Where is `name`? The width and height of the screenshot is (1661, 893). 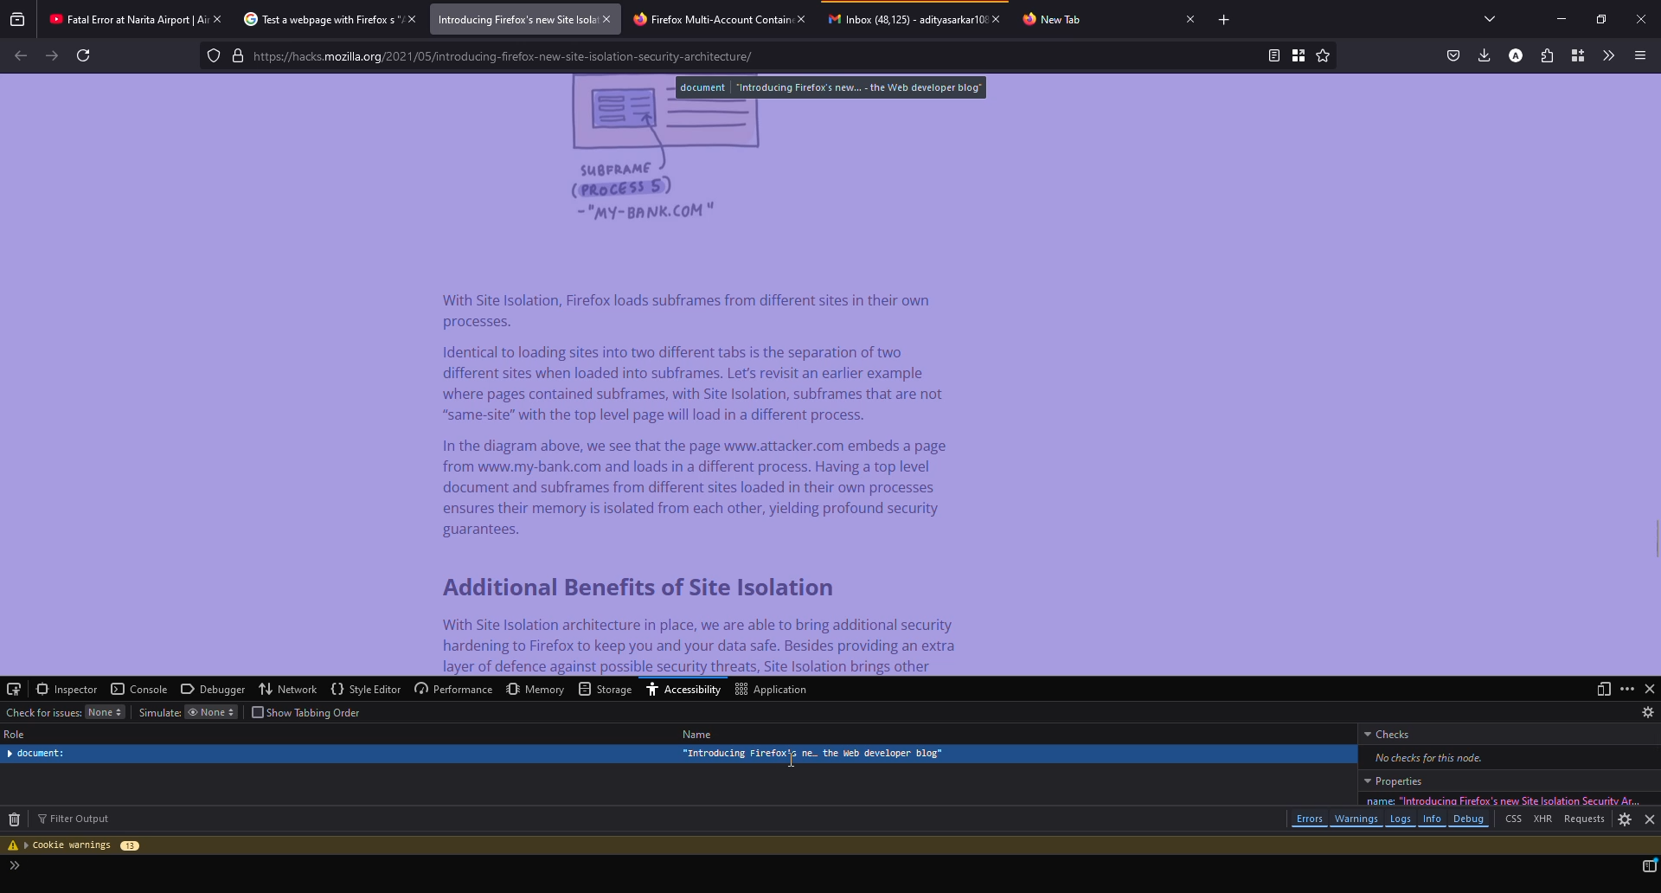
name is located at coordinates (1495, 800).